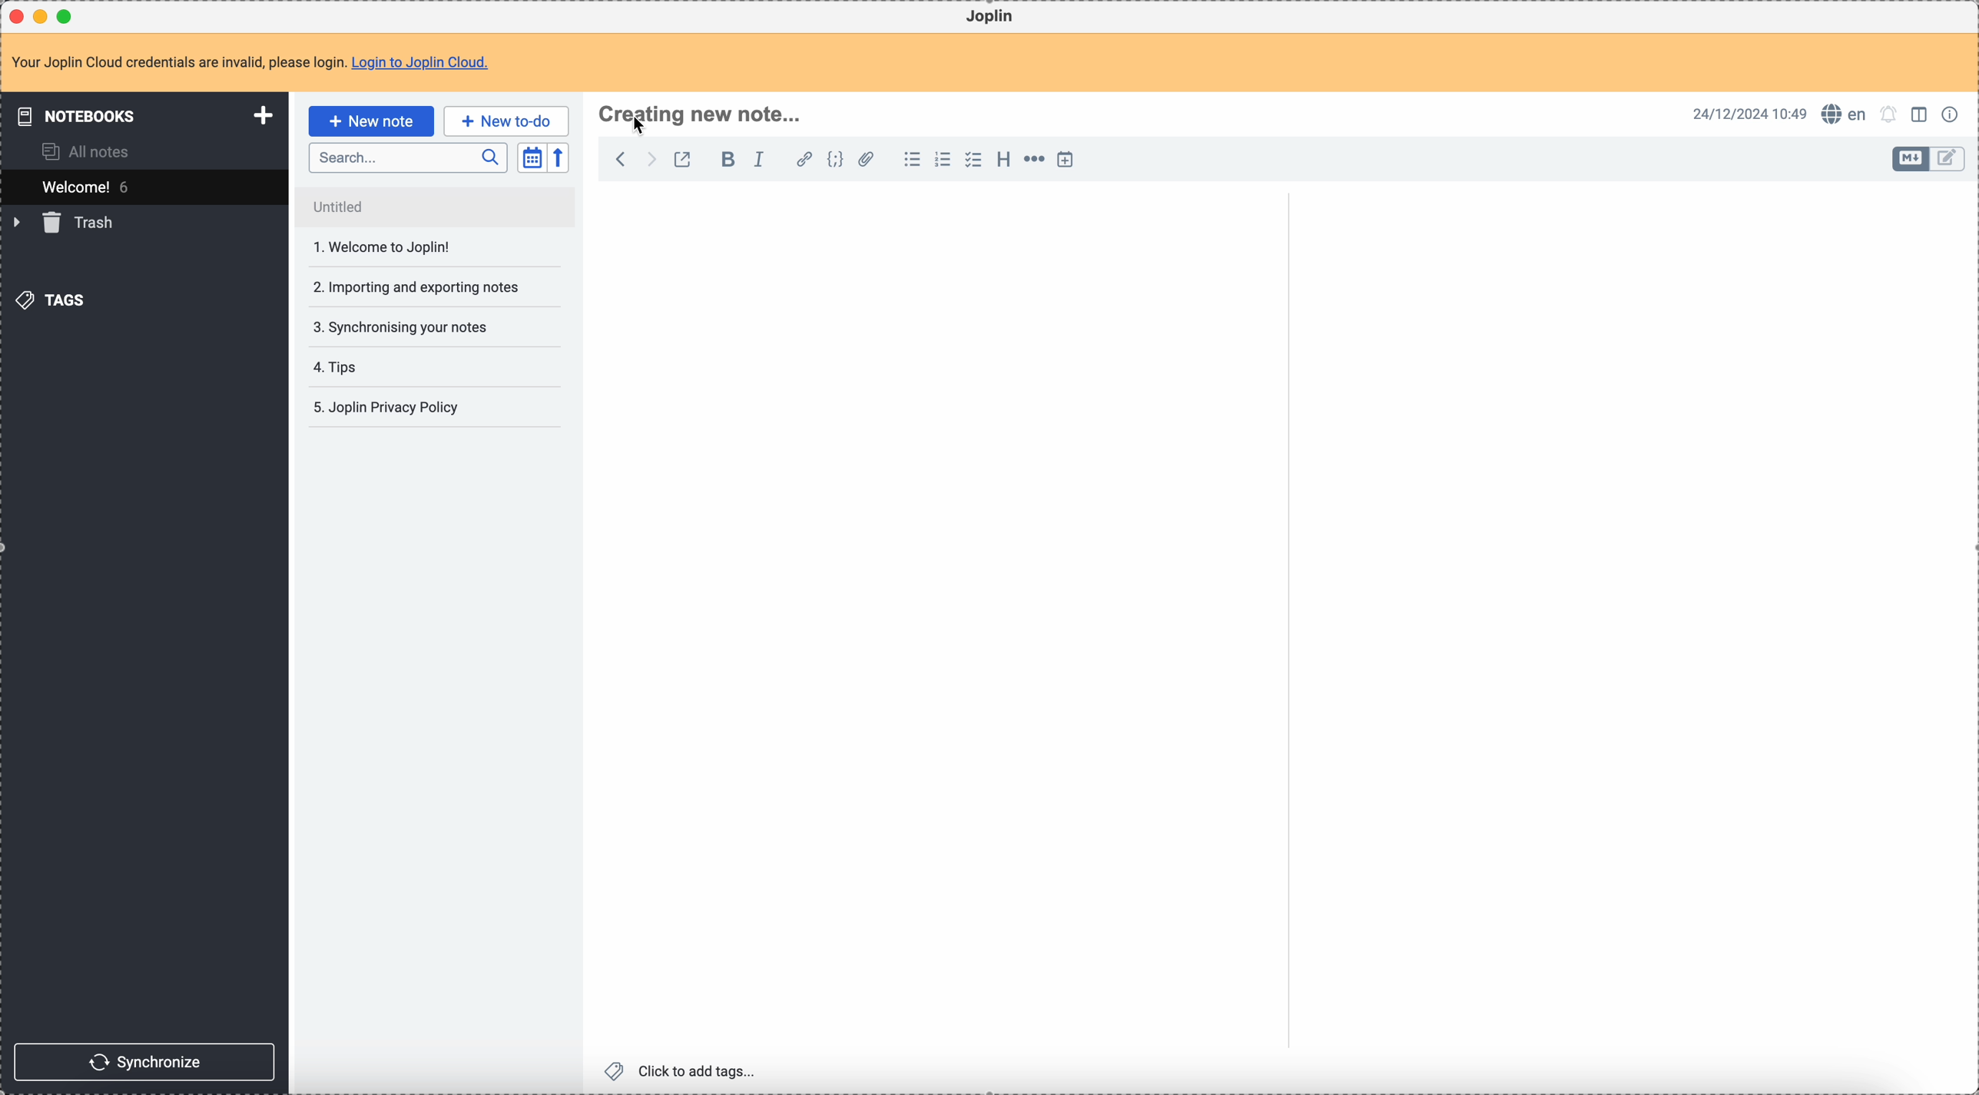  Describe the element at coordinates (642, 125) in the screenshot. I see `Cursor` at that location.